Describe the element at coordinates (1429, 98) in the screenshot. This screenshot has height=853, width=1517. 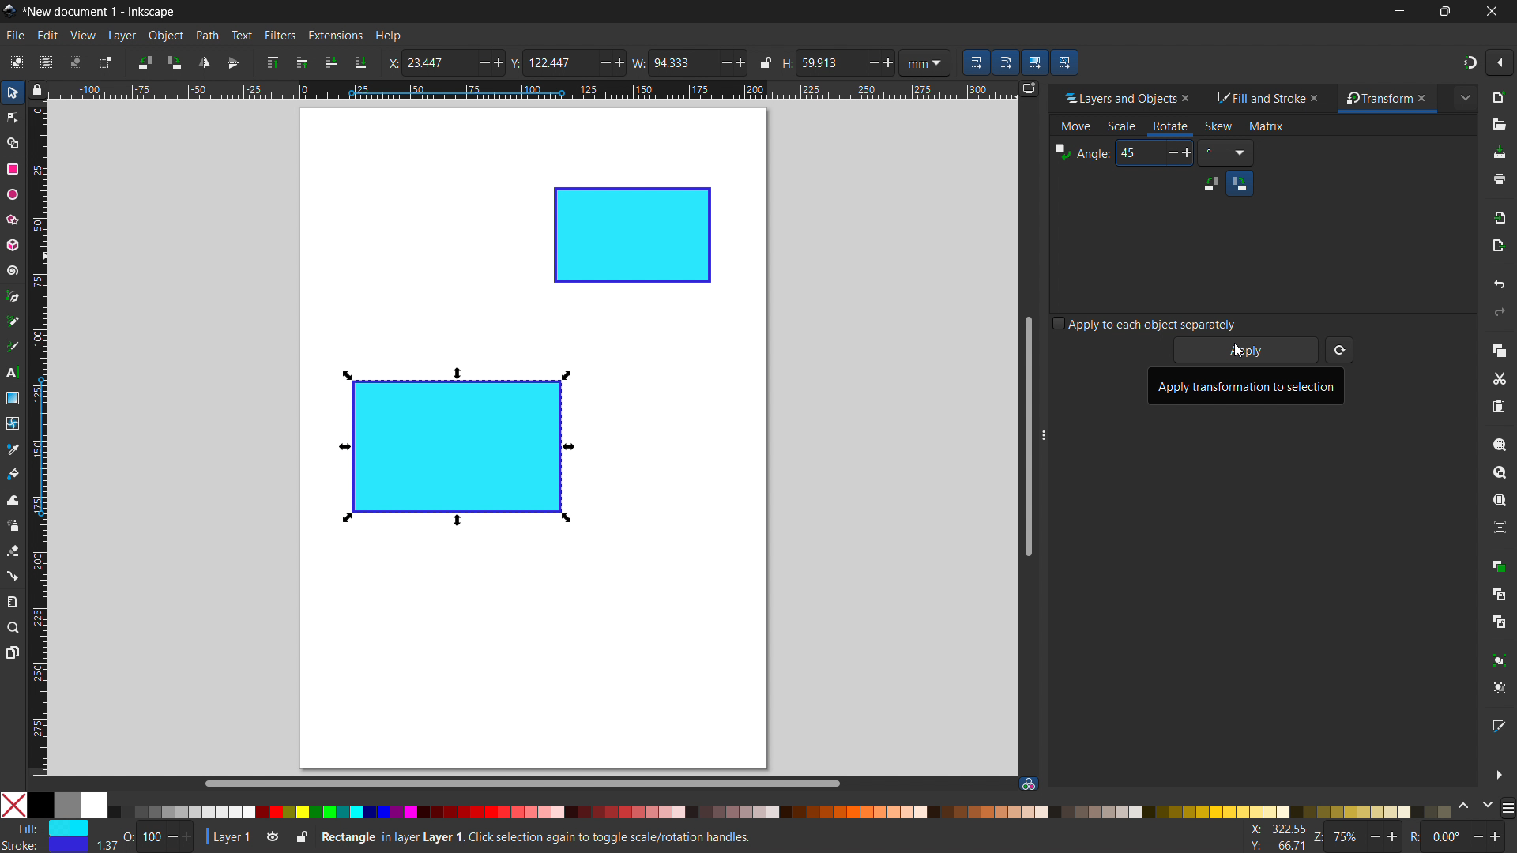
I see `close` at that location.